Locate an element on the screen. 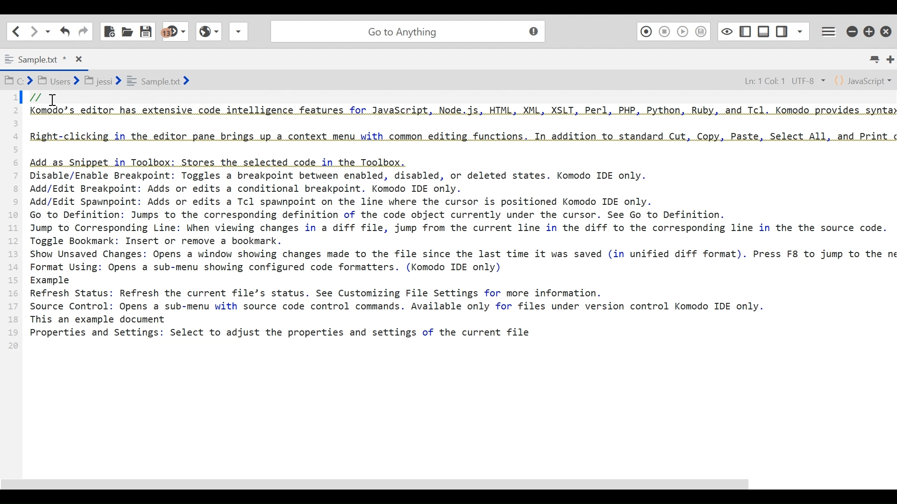 This screenshot has width=897, height=504. List all tabs is located at coordinates (876, 59).